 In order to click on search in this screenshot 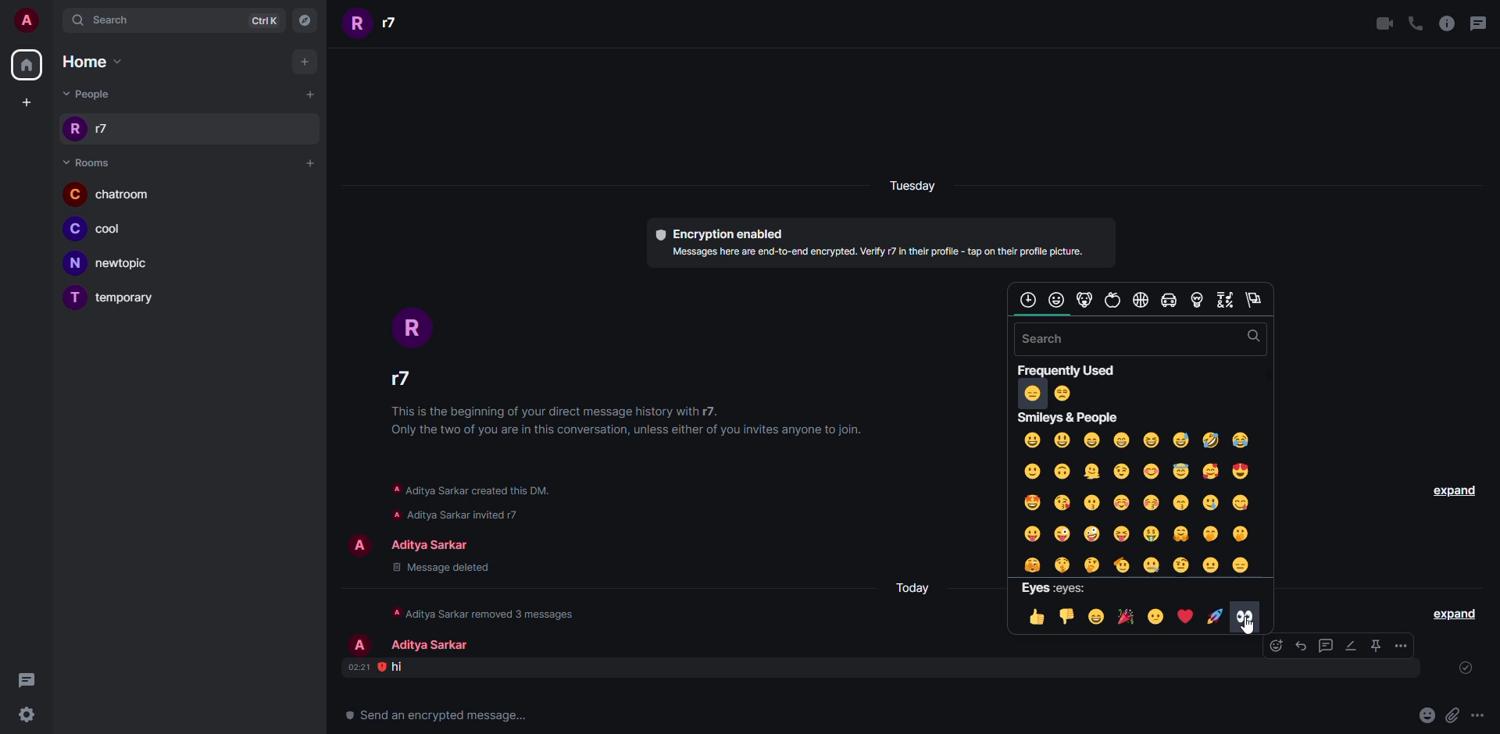, I will do `click(1251, 337)`.